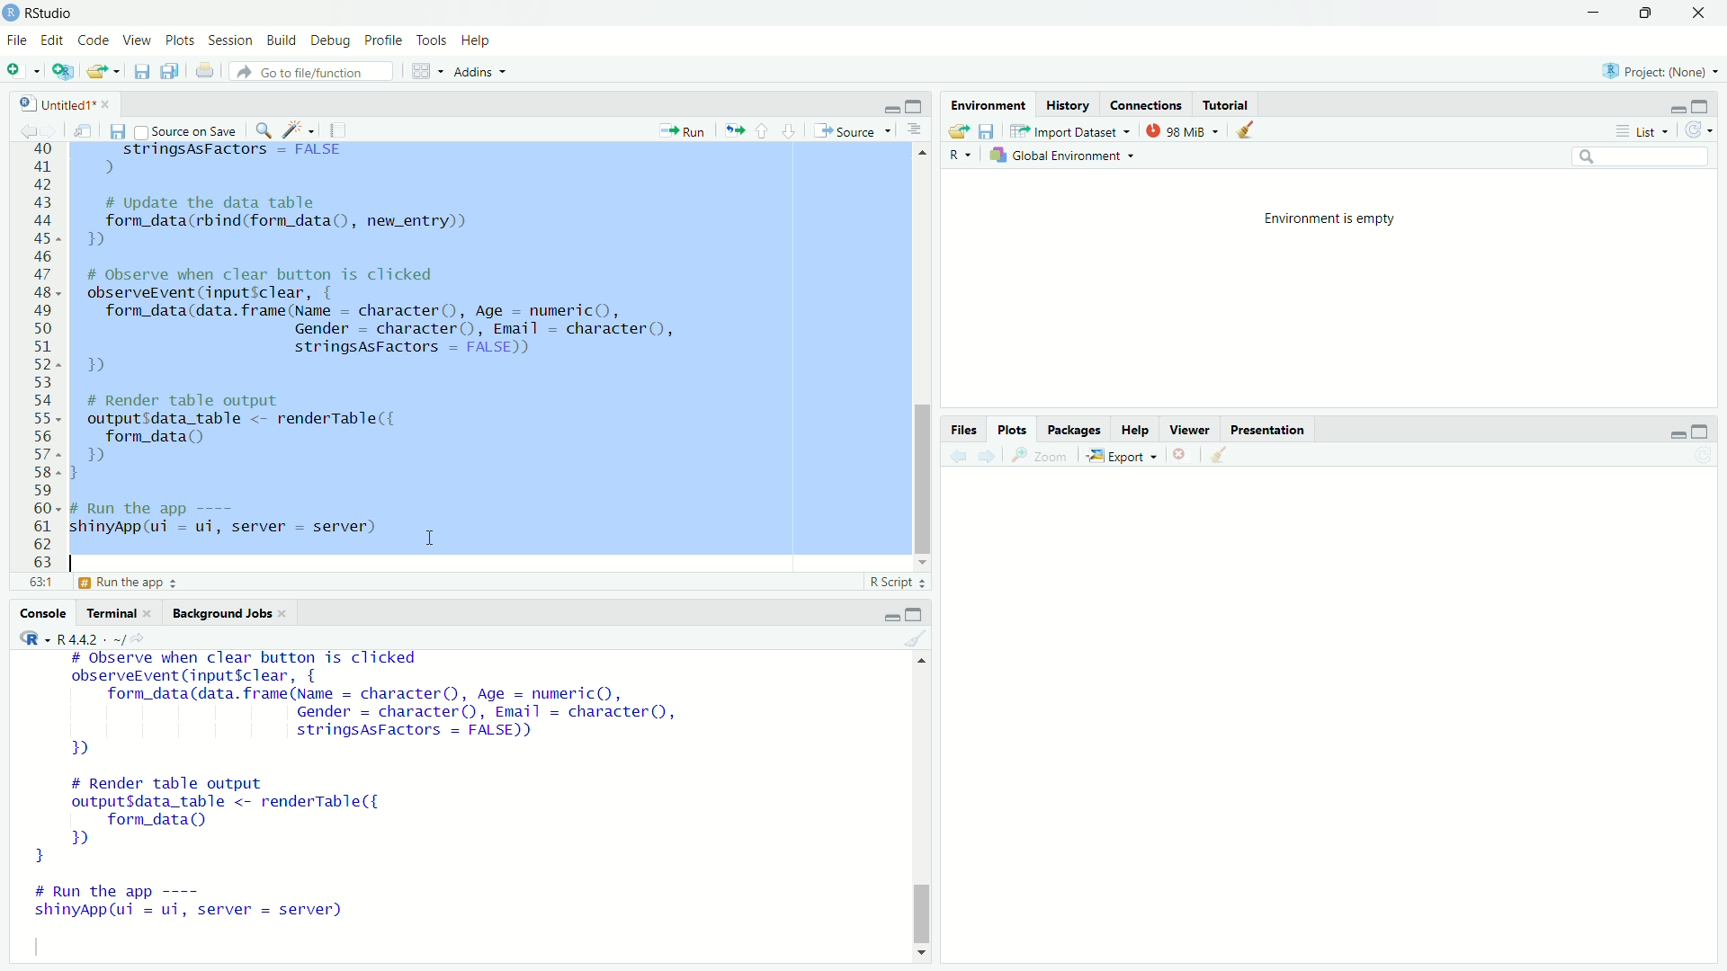  Describe the element at coordinates (203, 71) in the screenshot. I see `print the current file` at that location.